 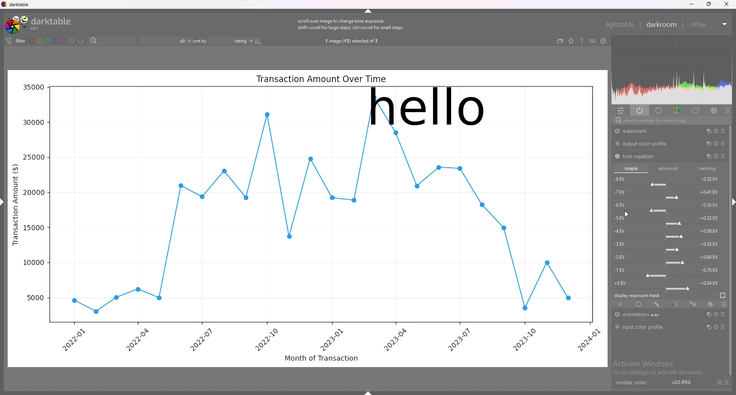 What do you see at coordinates (633, 383) in the screenshot?
I see `module order` at bounding box center [633, 383].